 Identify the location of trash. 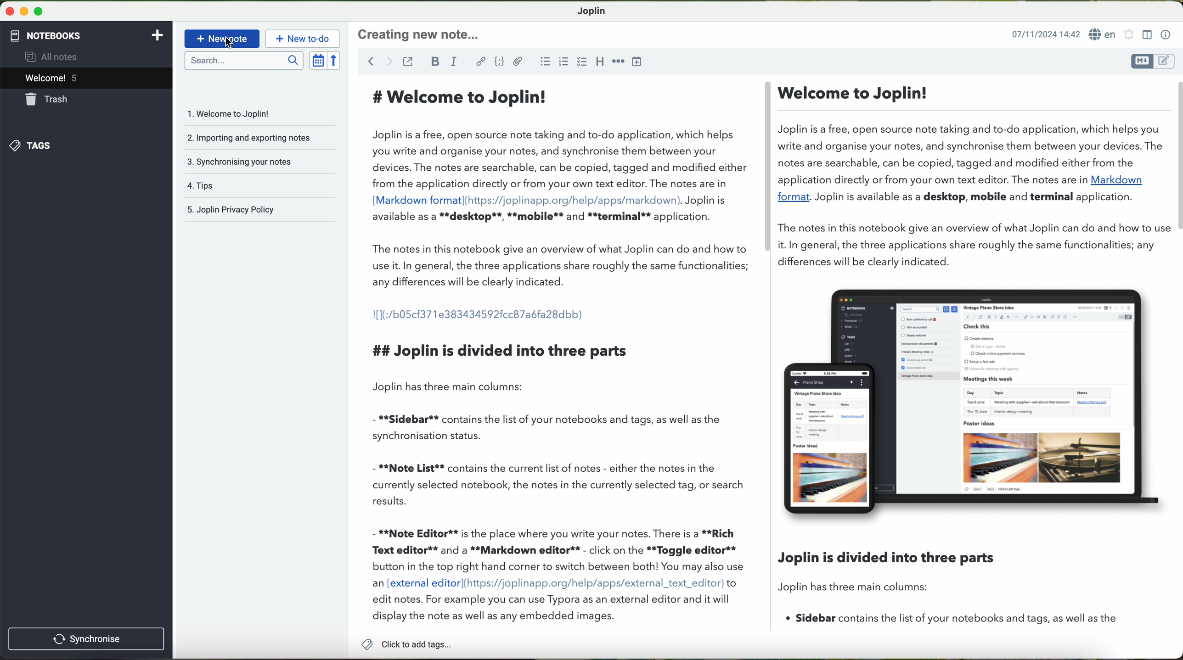
(87, 100).